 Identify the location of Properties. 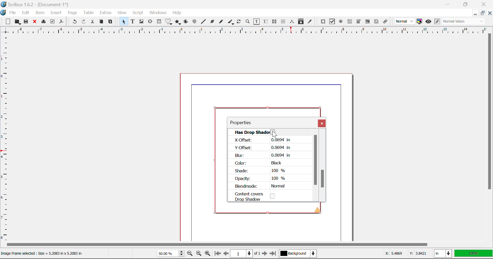
(246, 123).